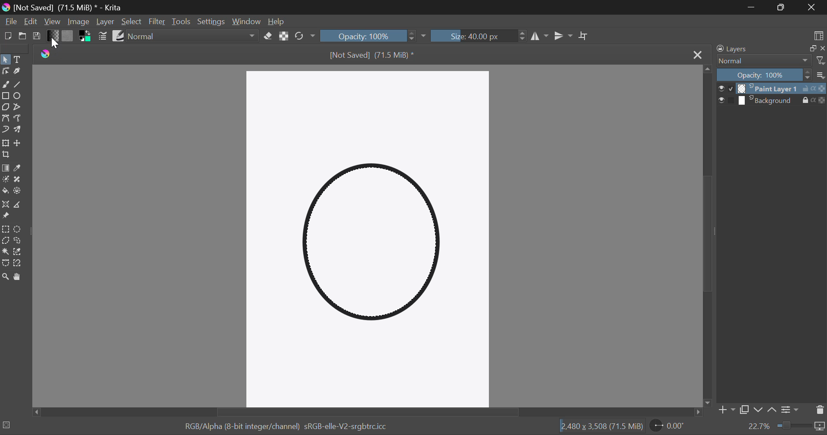 The width and height of the screenshot is (827, 435). I want to click on Rectangle, so click(6, 97).